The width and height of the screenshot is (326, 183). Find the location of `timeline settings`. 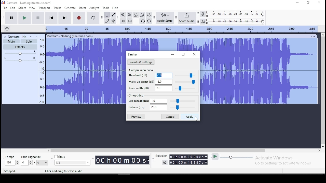

timeline settings is located at coordinates (7, 29).